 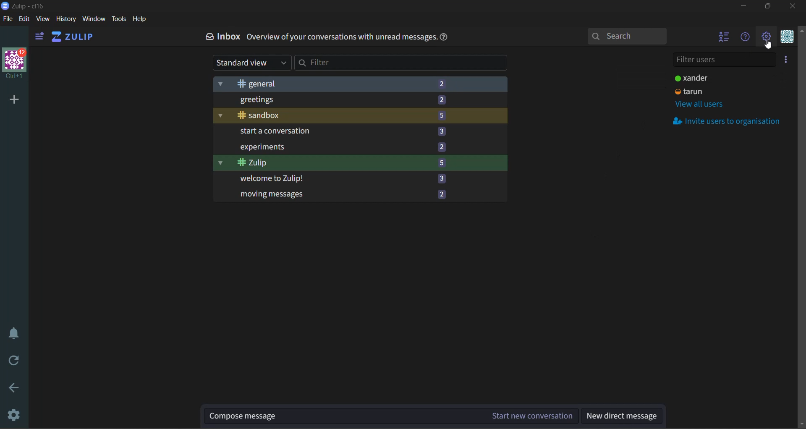 What do you see at coordinates (402, 64) in the screenshot?
I see `filter` at bounding box center [402, 64].